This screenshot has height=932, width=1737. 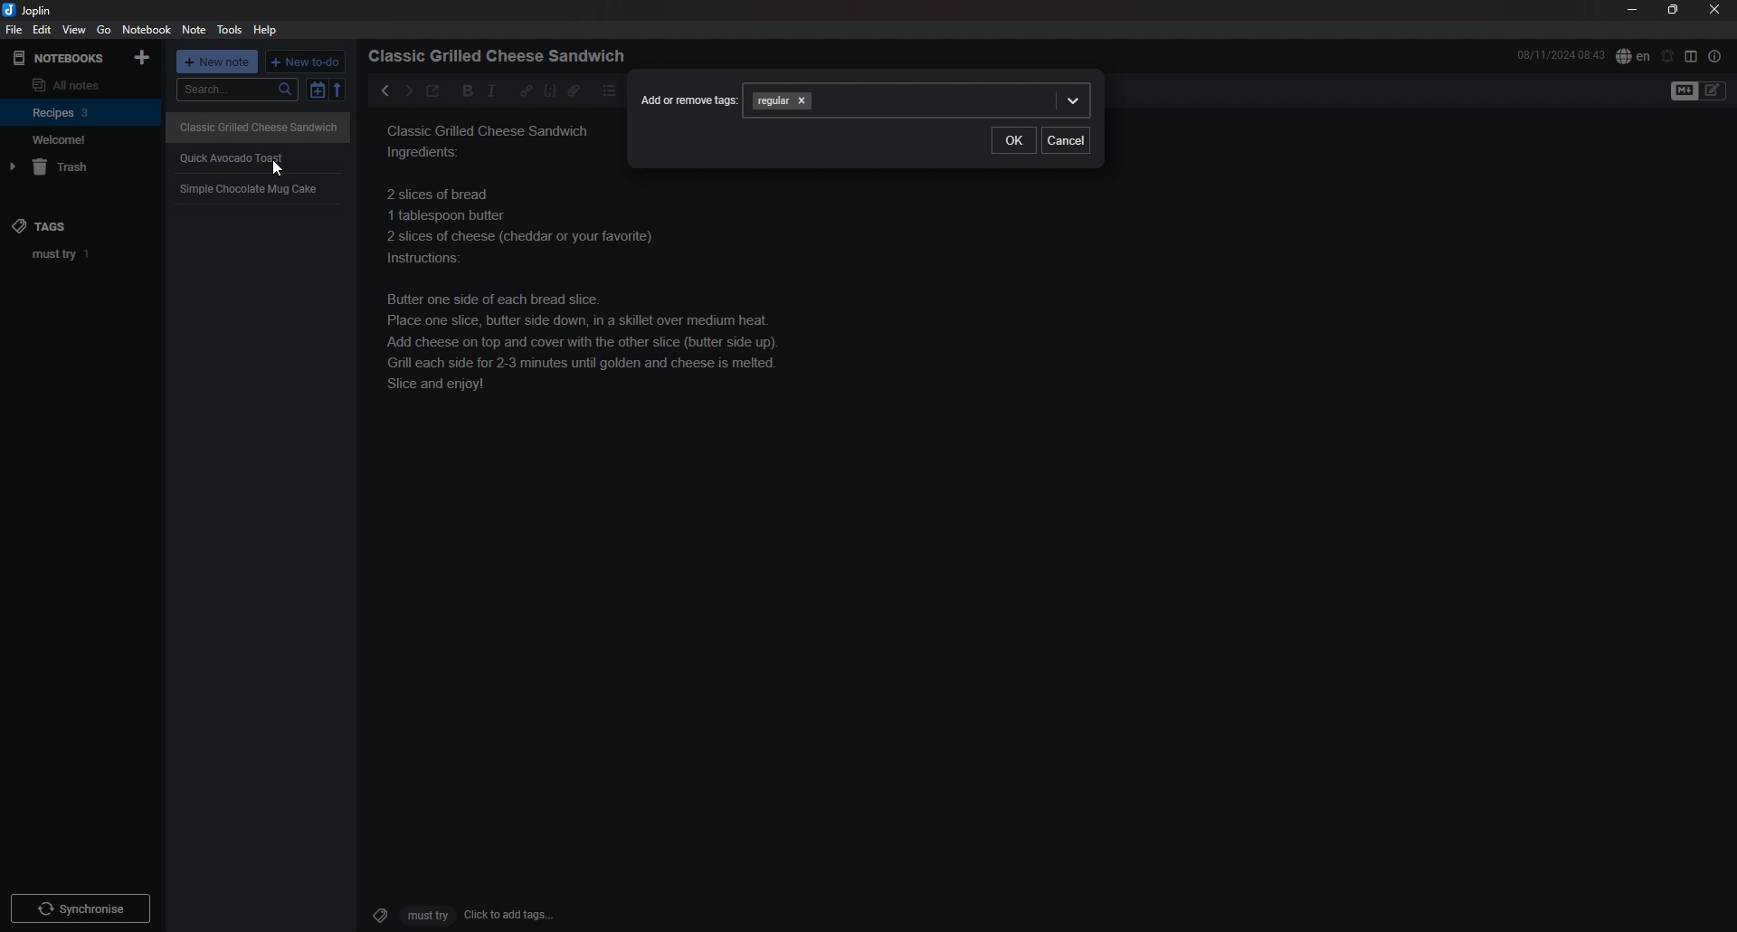 What do you see at coordinates (574, 90) in the screenshot?
I see `attachment` at bounding box center [574, 90].